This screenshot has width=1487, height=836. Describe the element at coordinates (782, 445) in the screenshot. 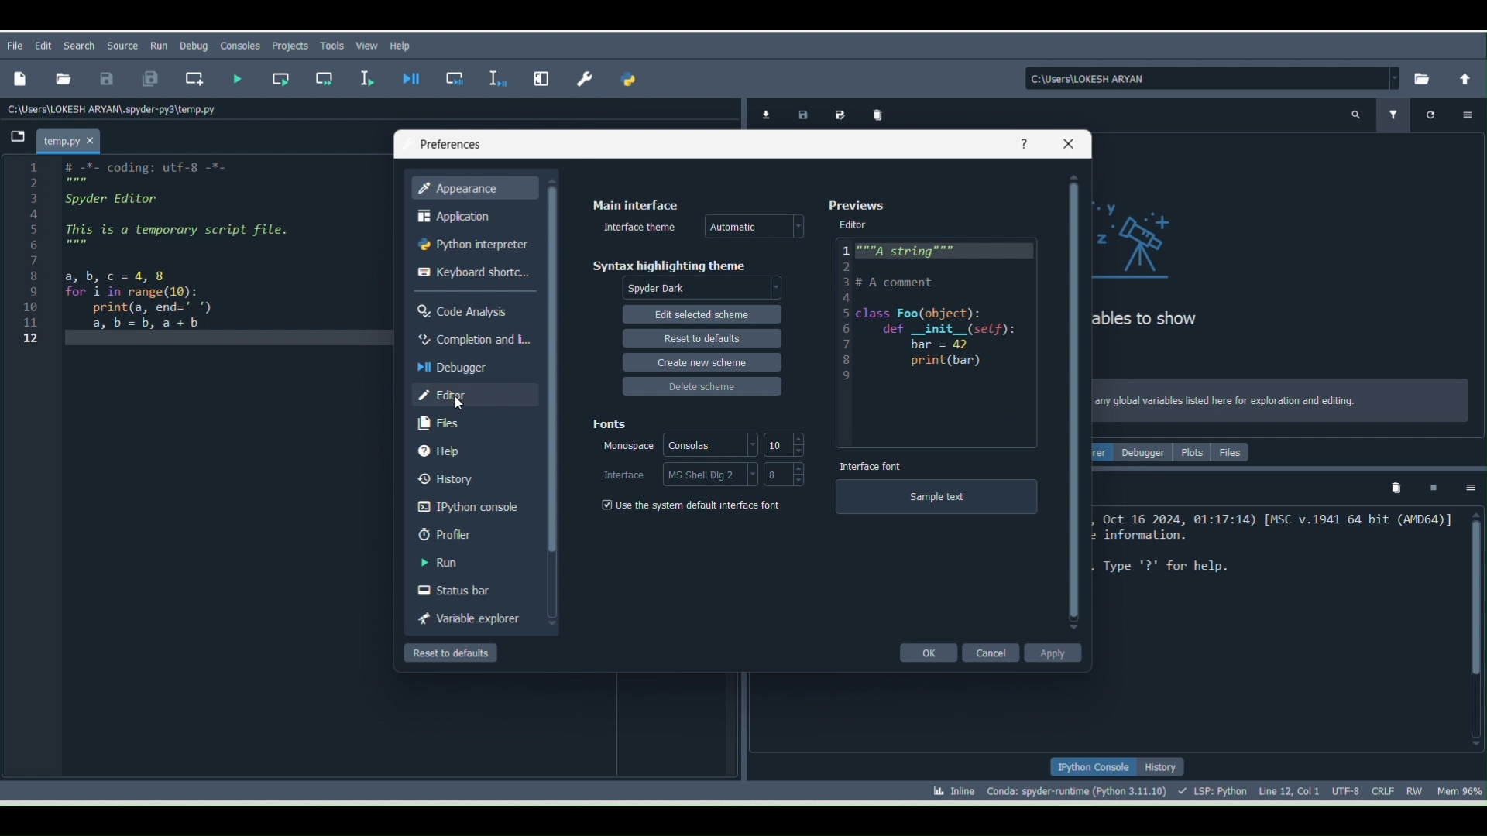

I see `Fontsize` at that location.